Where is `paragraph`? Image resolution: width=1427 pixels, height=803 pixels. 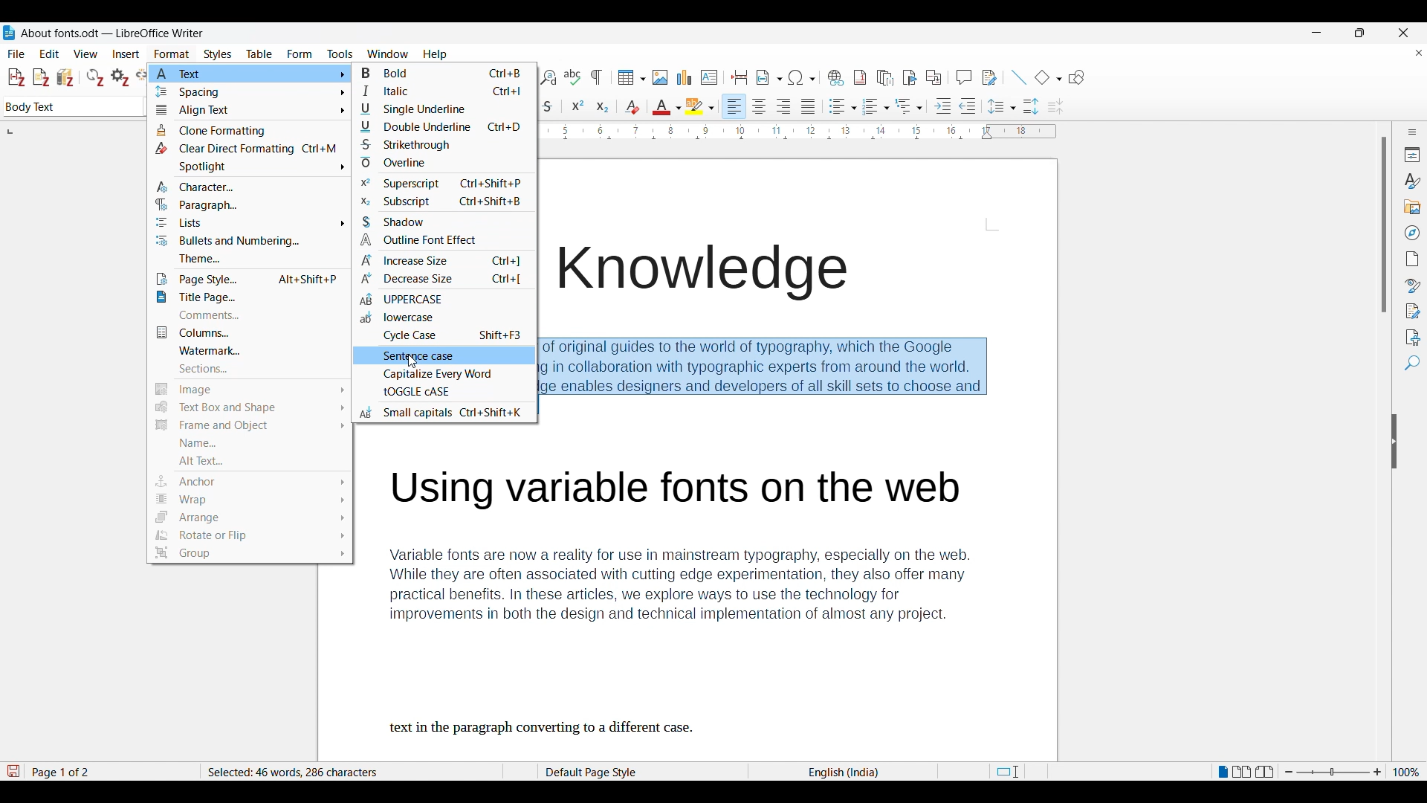
paragraph is located at coordinates (214, 204).